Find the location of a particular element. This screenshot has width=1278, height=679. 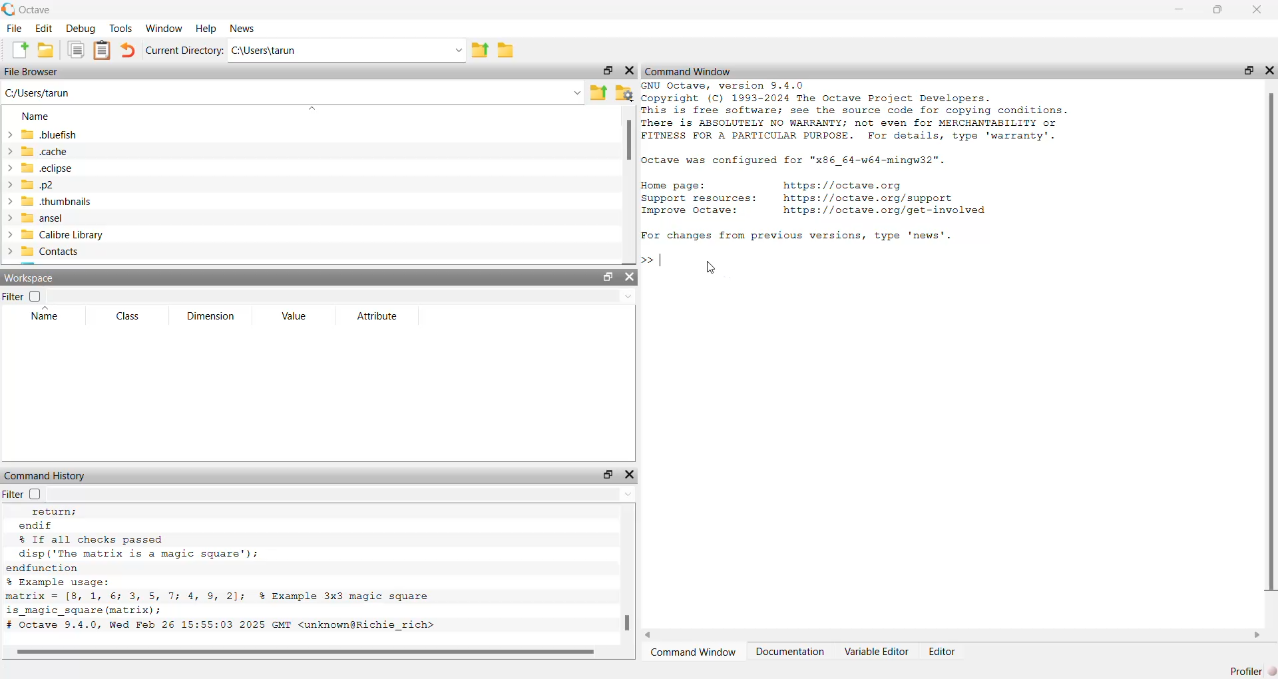

Value is located at coordinates (293, 317).